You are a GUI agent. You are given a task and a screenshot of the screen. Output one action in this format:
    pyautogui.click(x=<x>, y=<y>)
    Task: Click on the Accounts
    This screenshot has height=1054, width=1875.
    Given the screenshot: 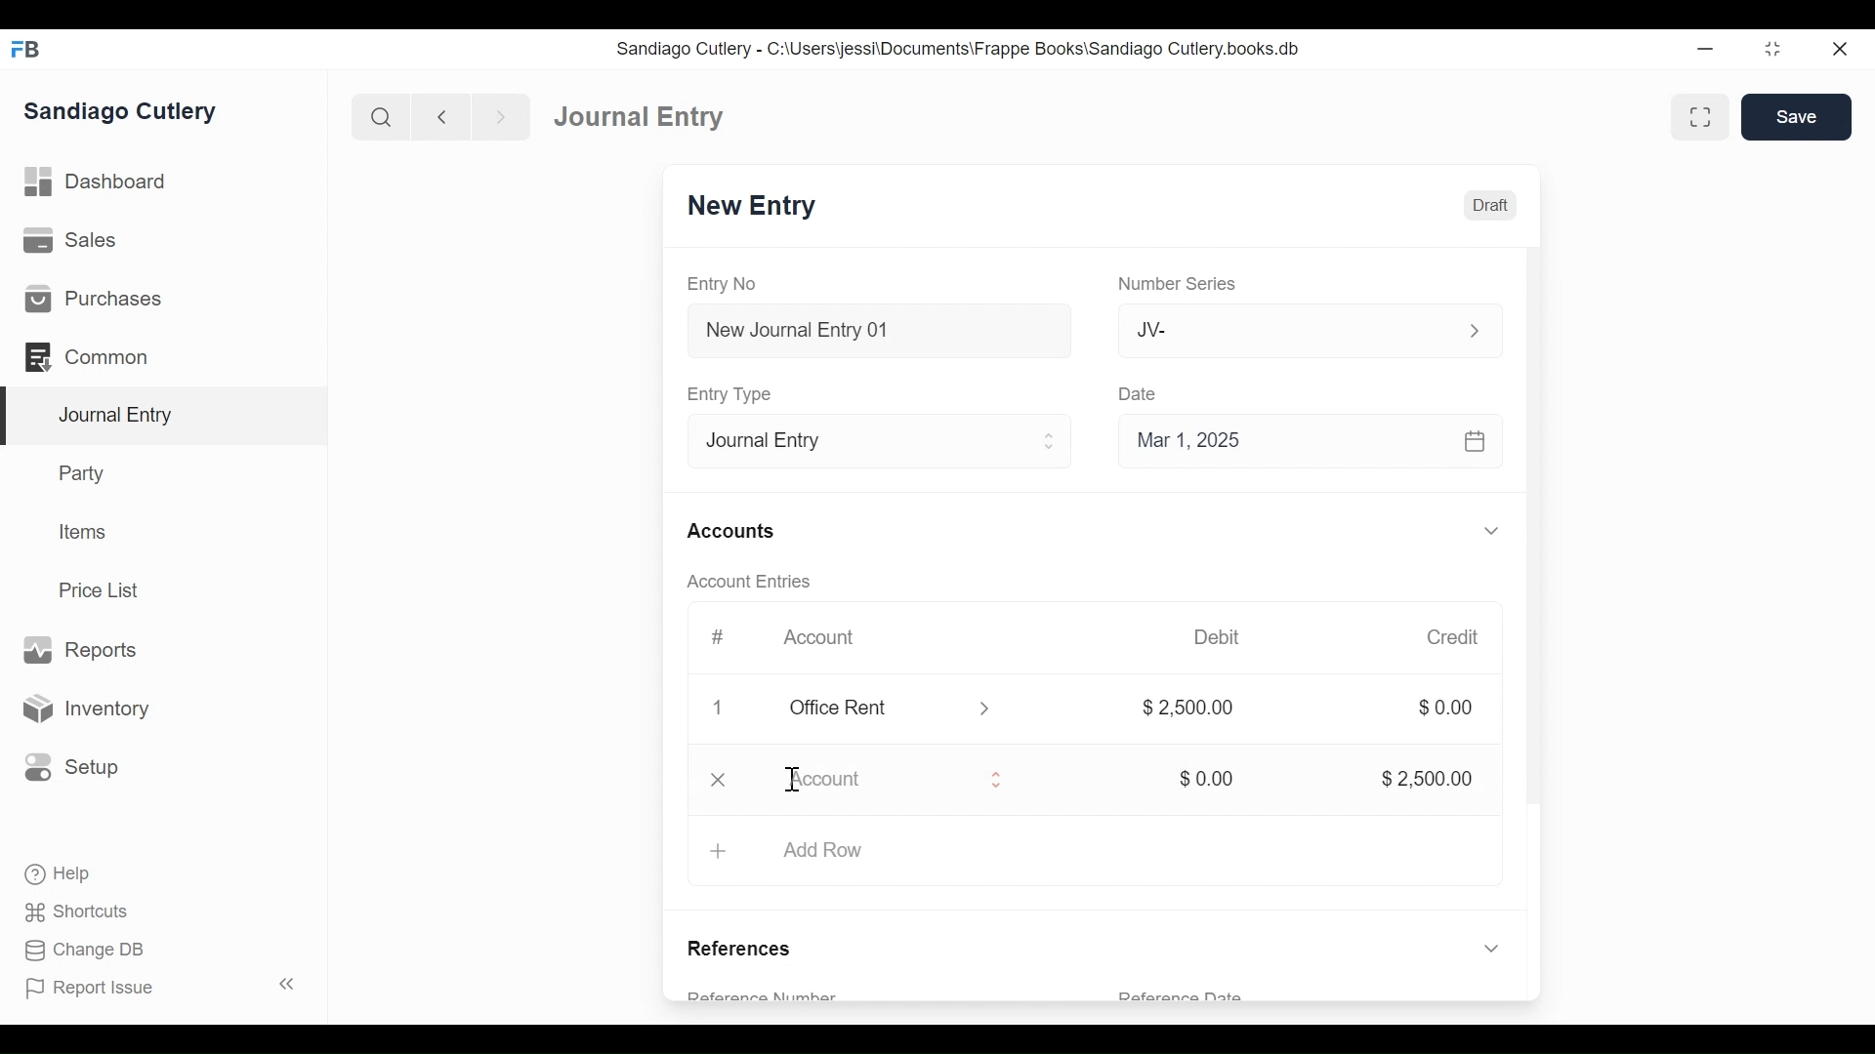 What is the action you would take?
    pyautogui.click(x=729, y=531)
    